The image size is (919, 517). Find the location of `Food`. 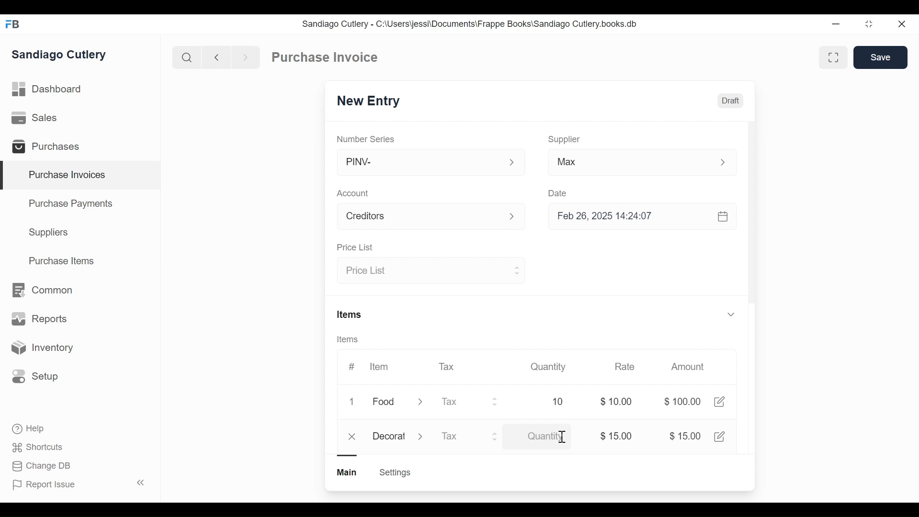

Food is located at coordinates (385, 403).